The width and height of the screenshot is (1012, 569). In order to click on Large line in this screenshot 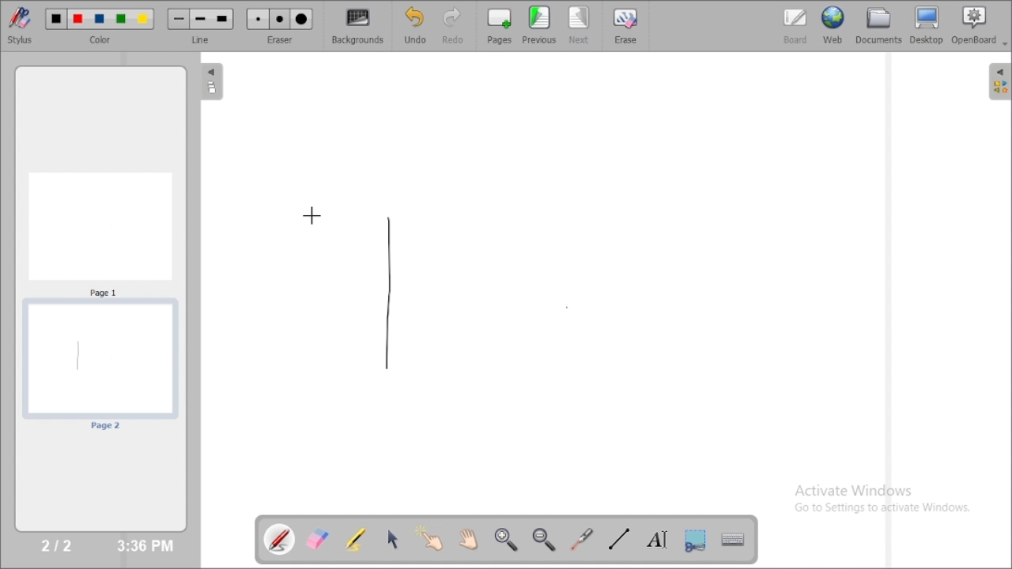, I will do `click(223, 20)`.